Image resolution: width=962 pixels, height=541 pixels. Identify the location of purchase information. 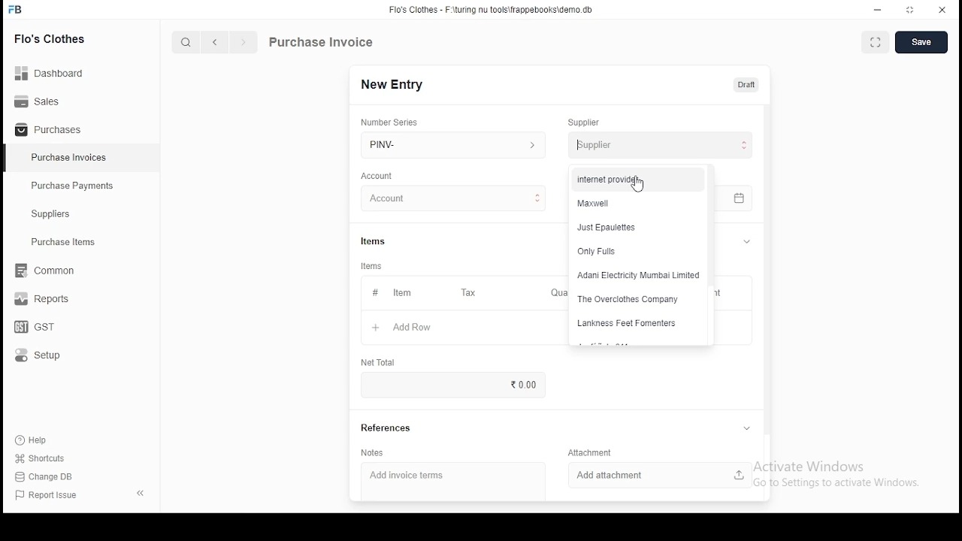
(322, 43).